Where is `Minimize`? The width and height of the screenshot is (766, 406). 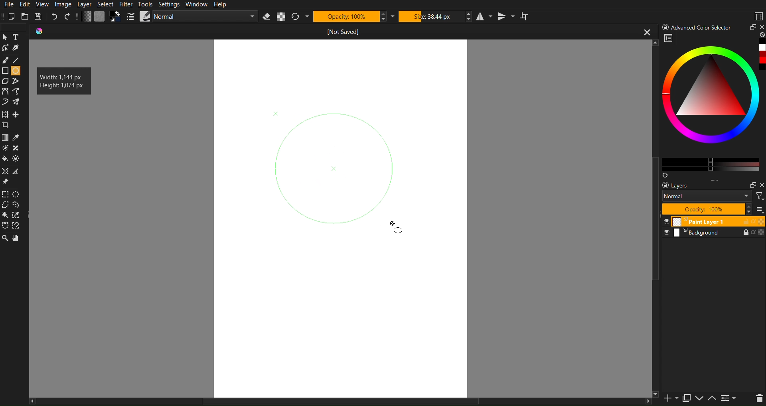
Minimize is located at coordinates (749, 27).